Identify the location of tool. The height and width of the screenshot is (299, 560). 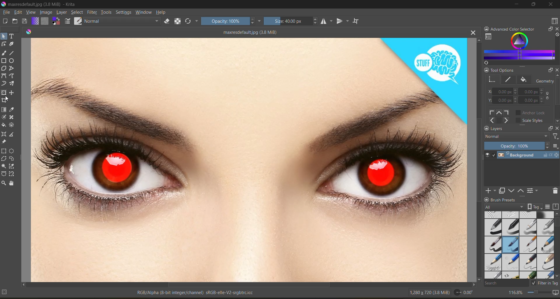
(3, 184).